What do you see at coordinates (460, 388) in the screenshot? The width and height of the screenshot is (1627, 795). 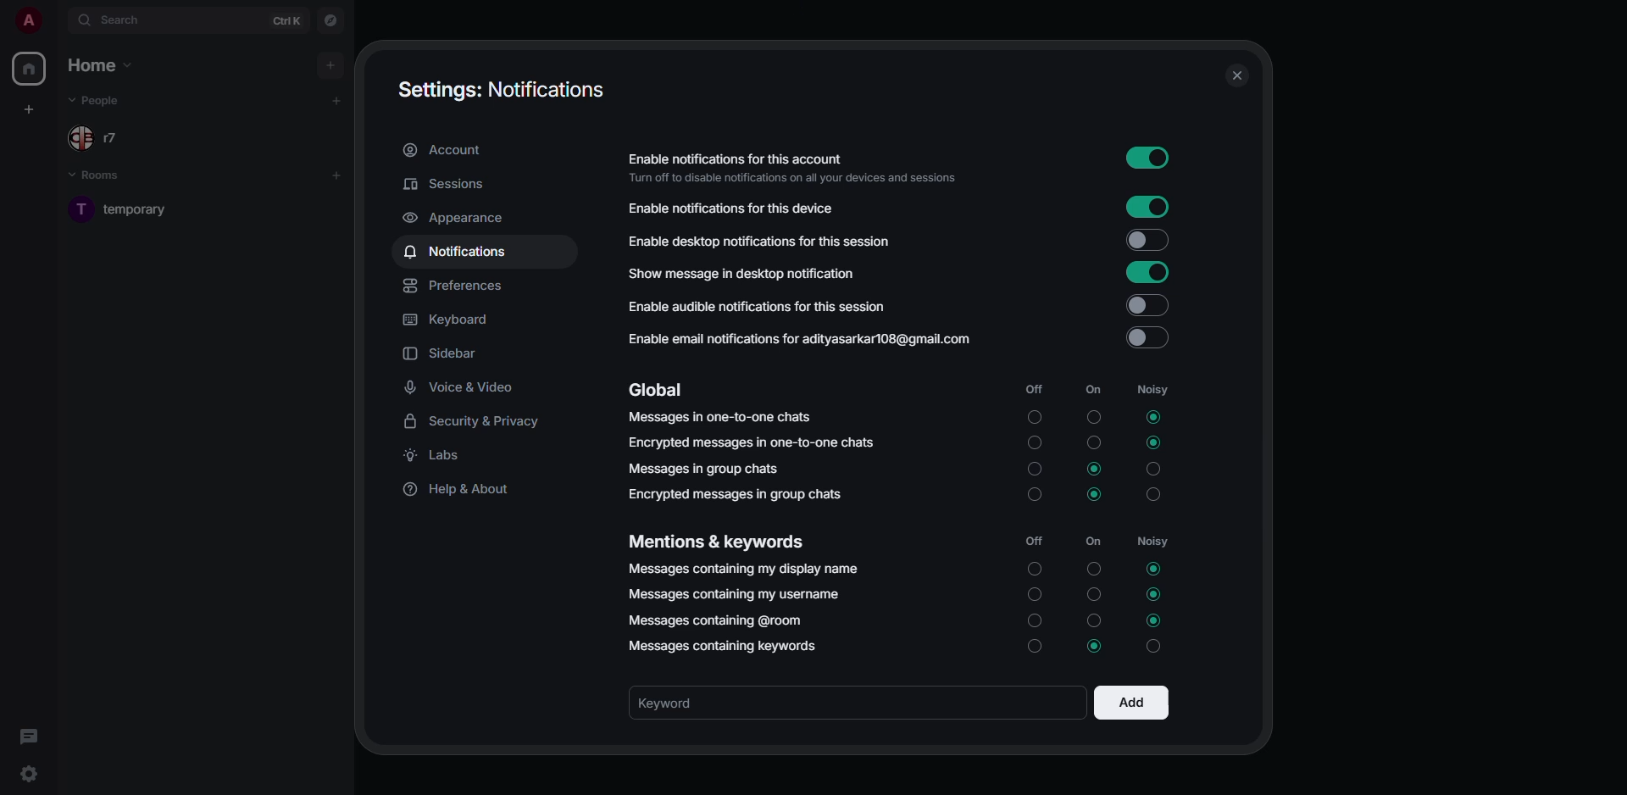 I see `voice & video` at bounding box center [460, 388].